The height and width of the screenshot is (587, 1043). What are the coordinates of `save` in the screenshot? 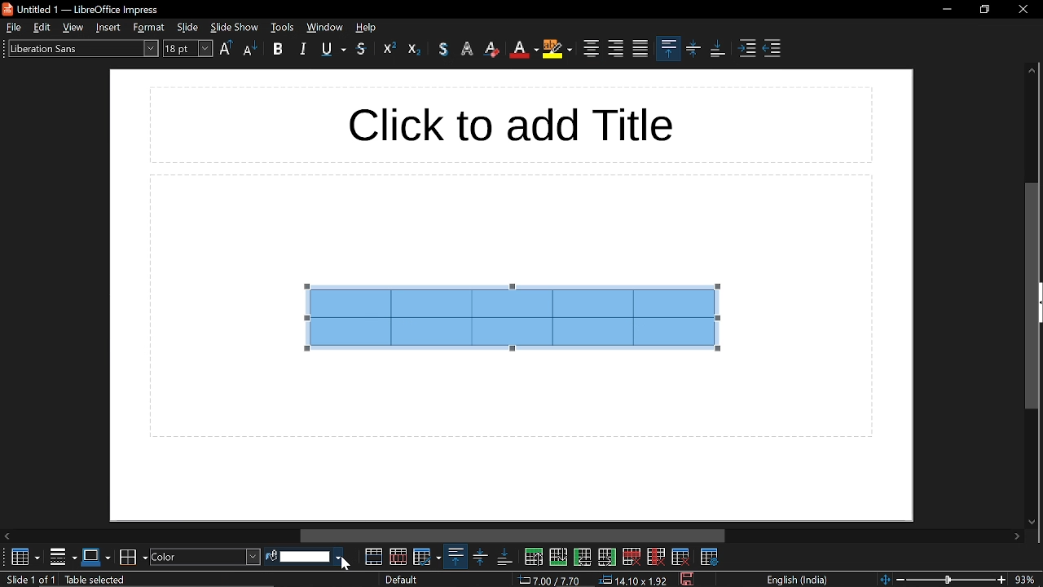 It's located at (686, 578).